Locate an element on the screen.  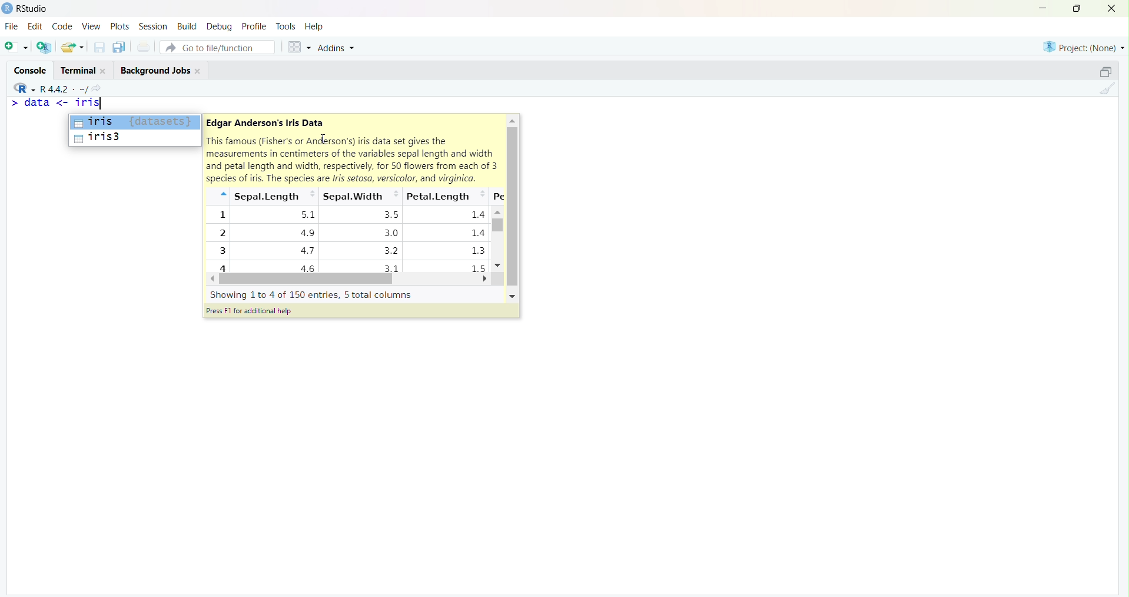
Print the current file is located at coordinates (144, 48).